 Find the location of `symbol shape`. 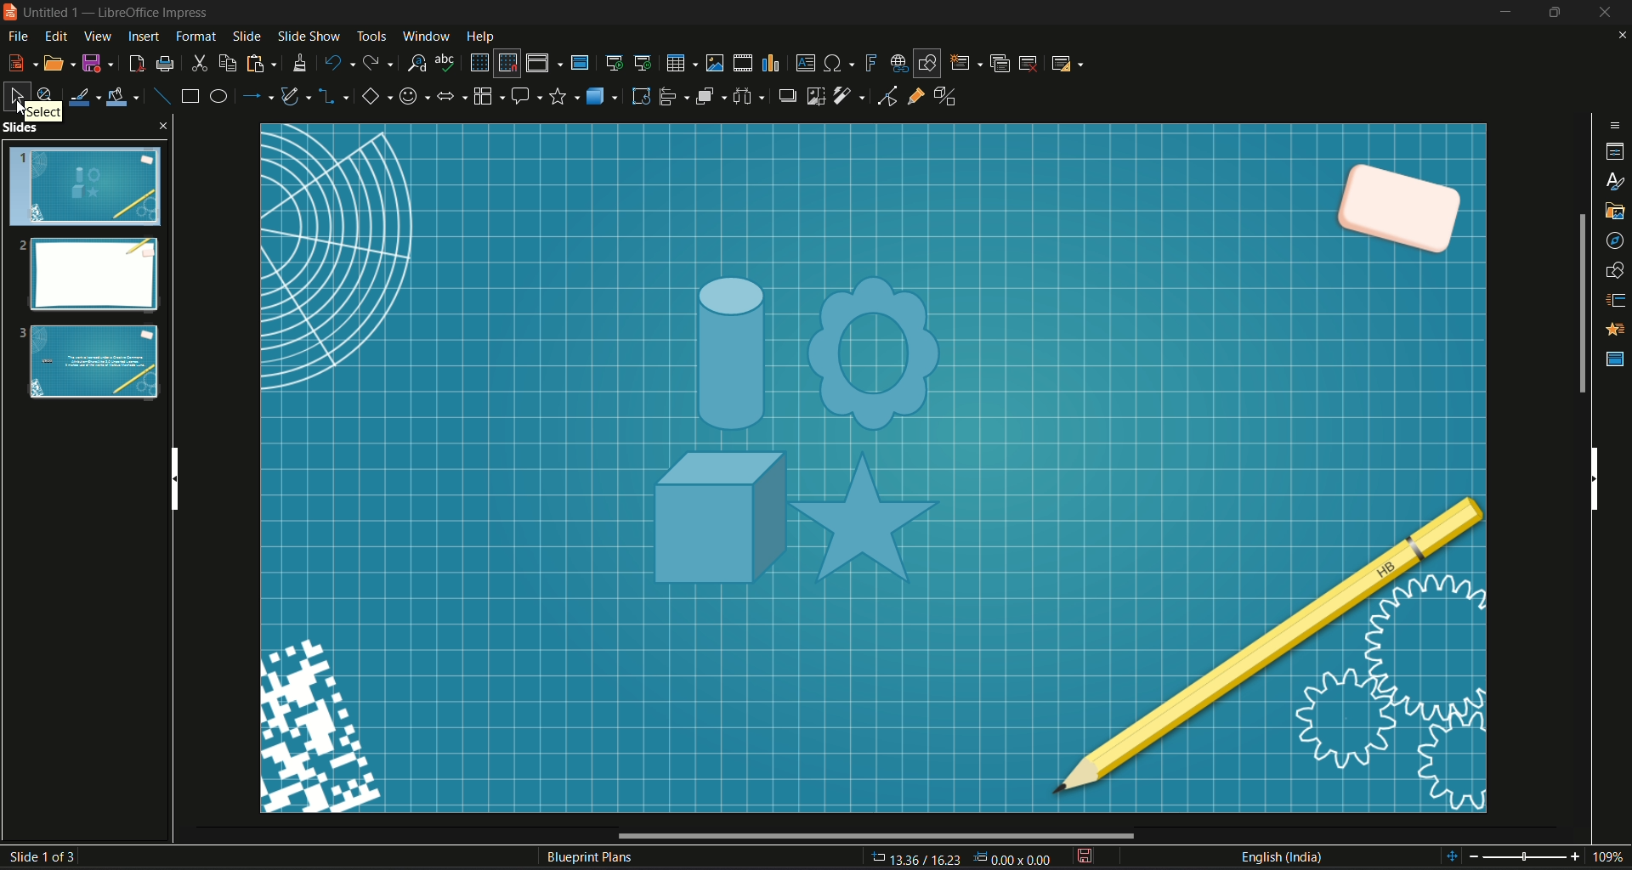

symbol shape is located at coordinates (412, 99).